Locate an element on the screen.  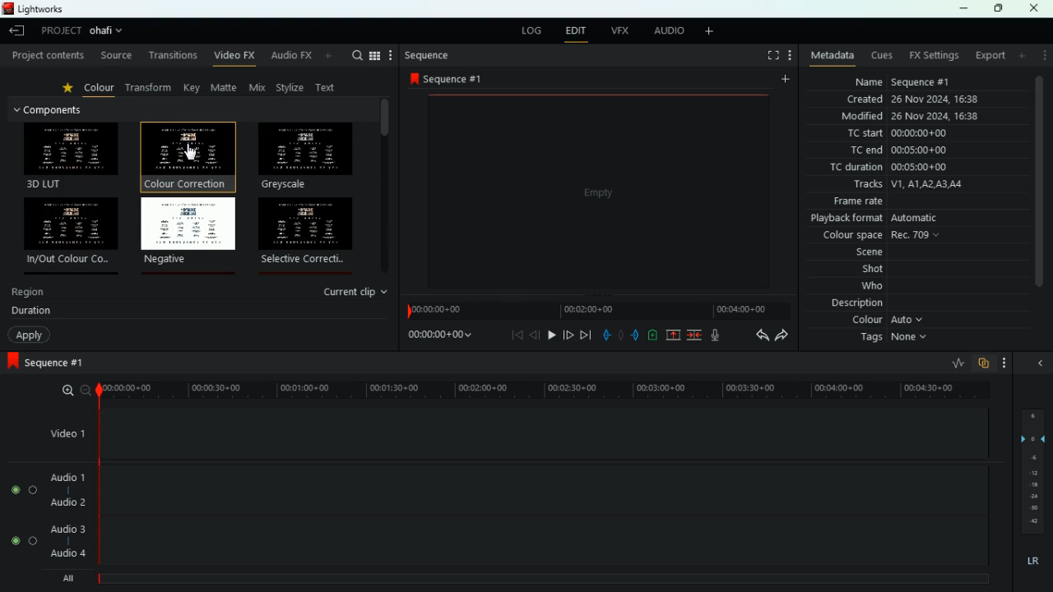
zoom out is located at coordinates (85, 390).